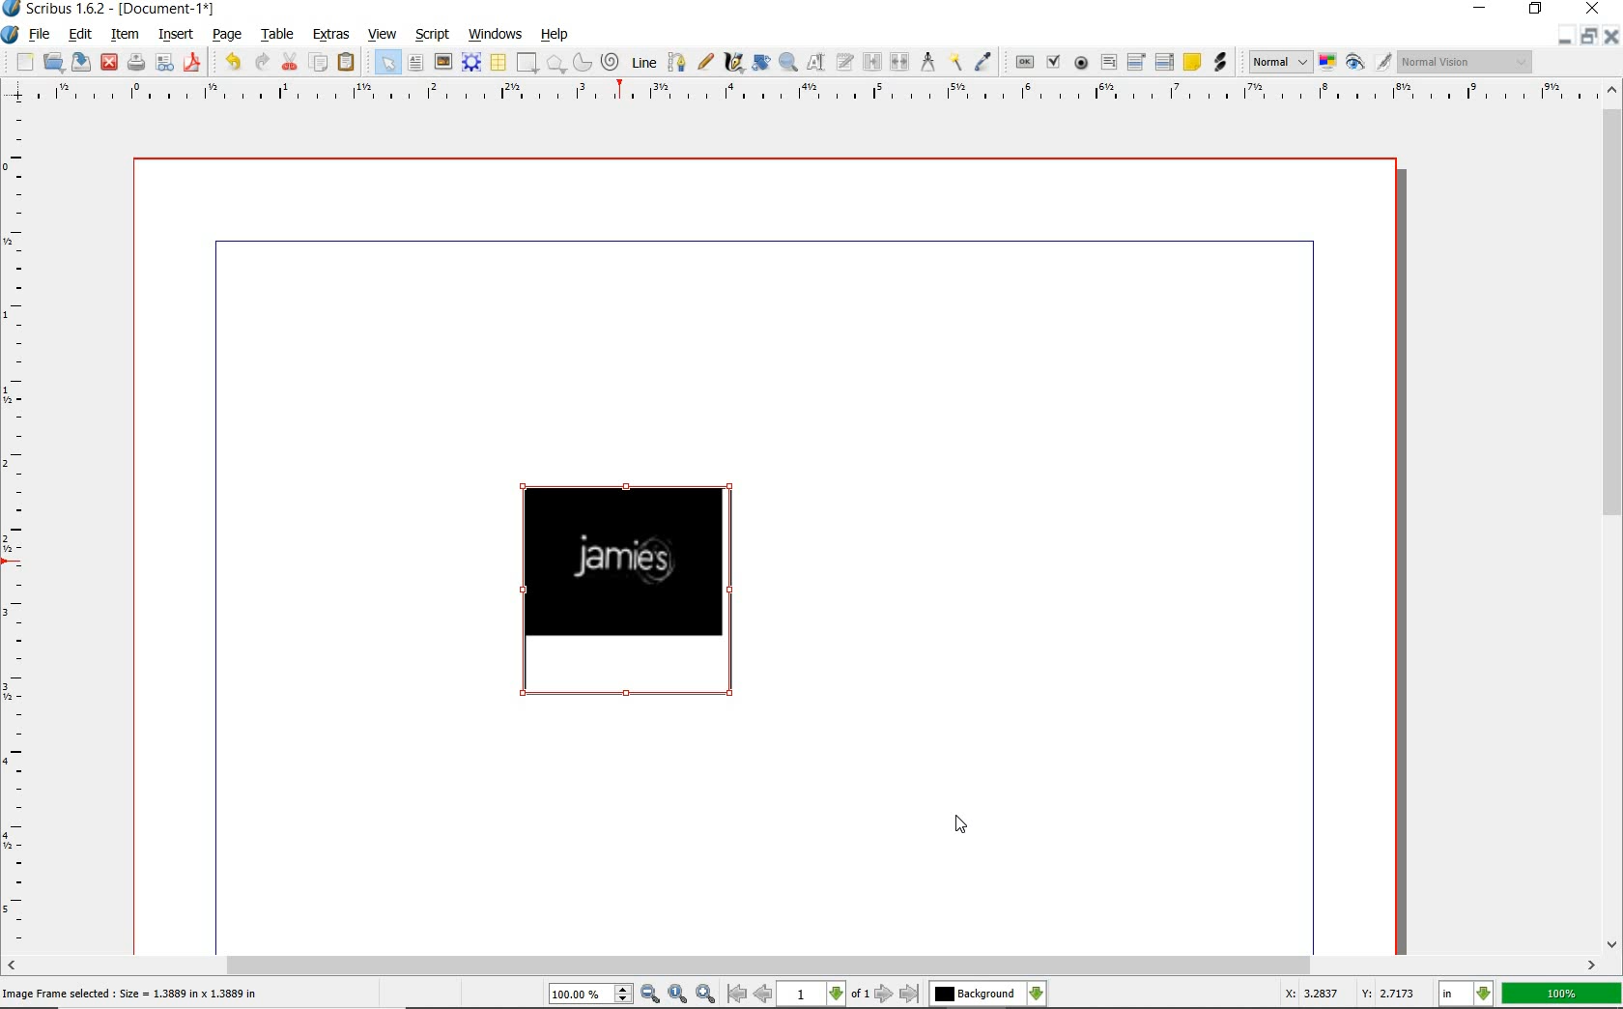 Image resolution: width=1623 pixels, height=1009 pixels. What do you see at coordinates (260, 63) in the screenshot?
I see `UNDO` at bounding box center [260, 63].